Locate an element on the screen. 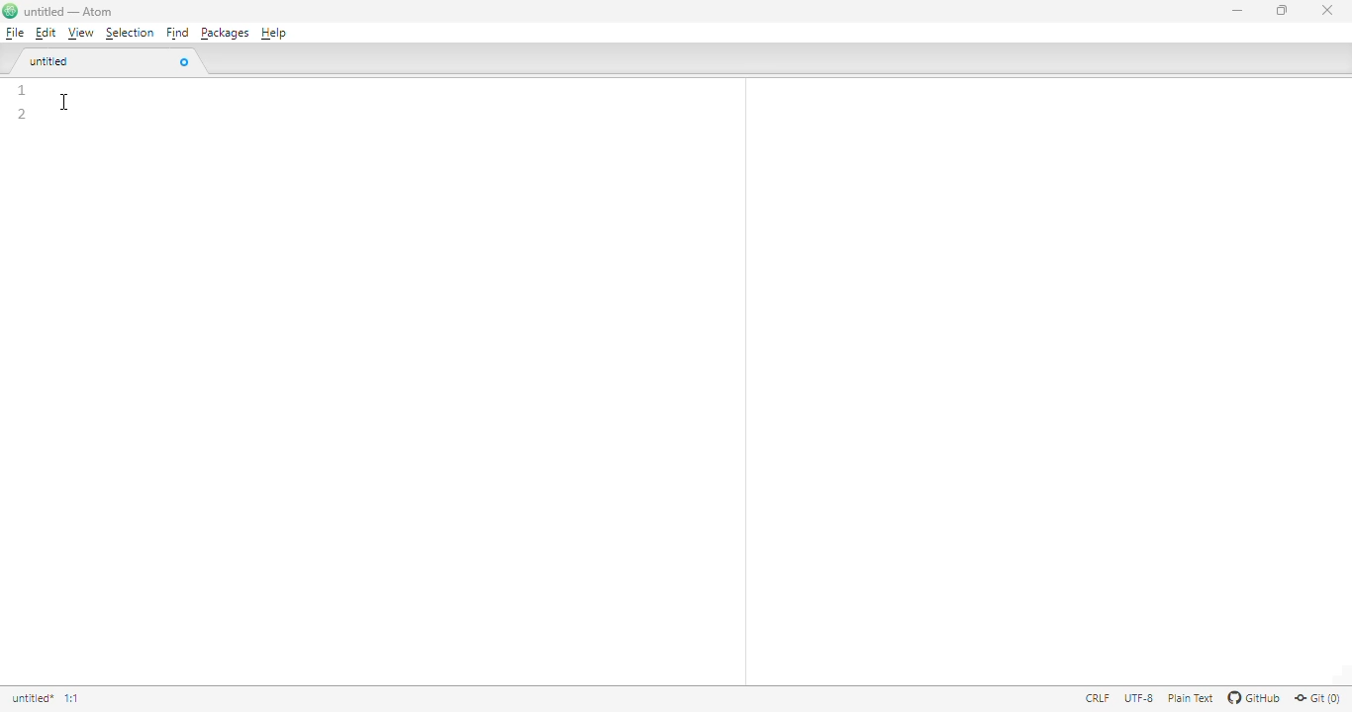 This screenshot has height=712, width=1352. find is located at coordinates (177, 33).